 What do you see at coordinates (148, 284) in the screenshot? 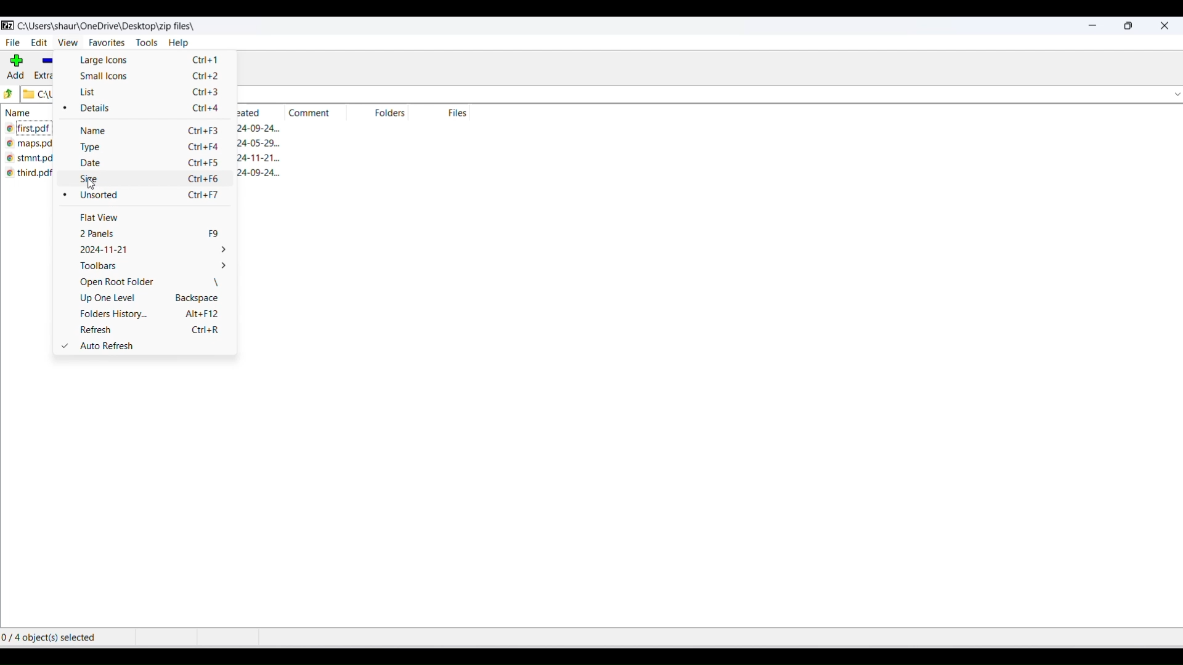
I see `open root folder` at bounding box center [148, 284].